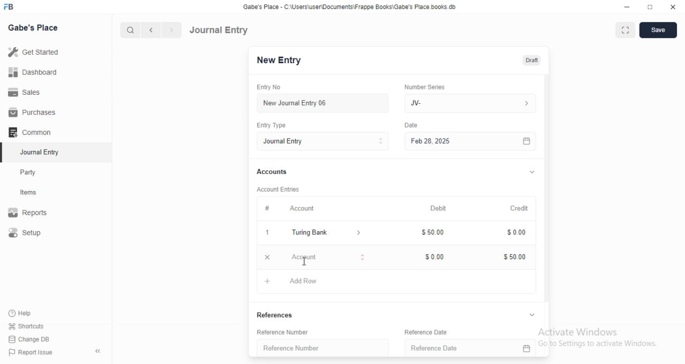 This screenshot has width=685, height=364. I want to click on New Journal Entry 06, so click(319, 102).